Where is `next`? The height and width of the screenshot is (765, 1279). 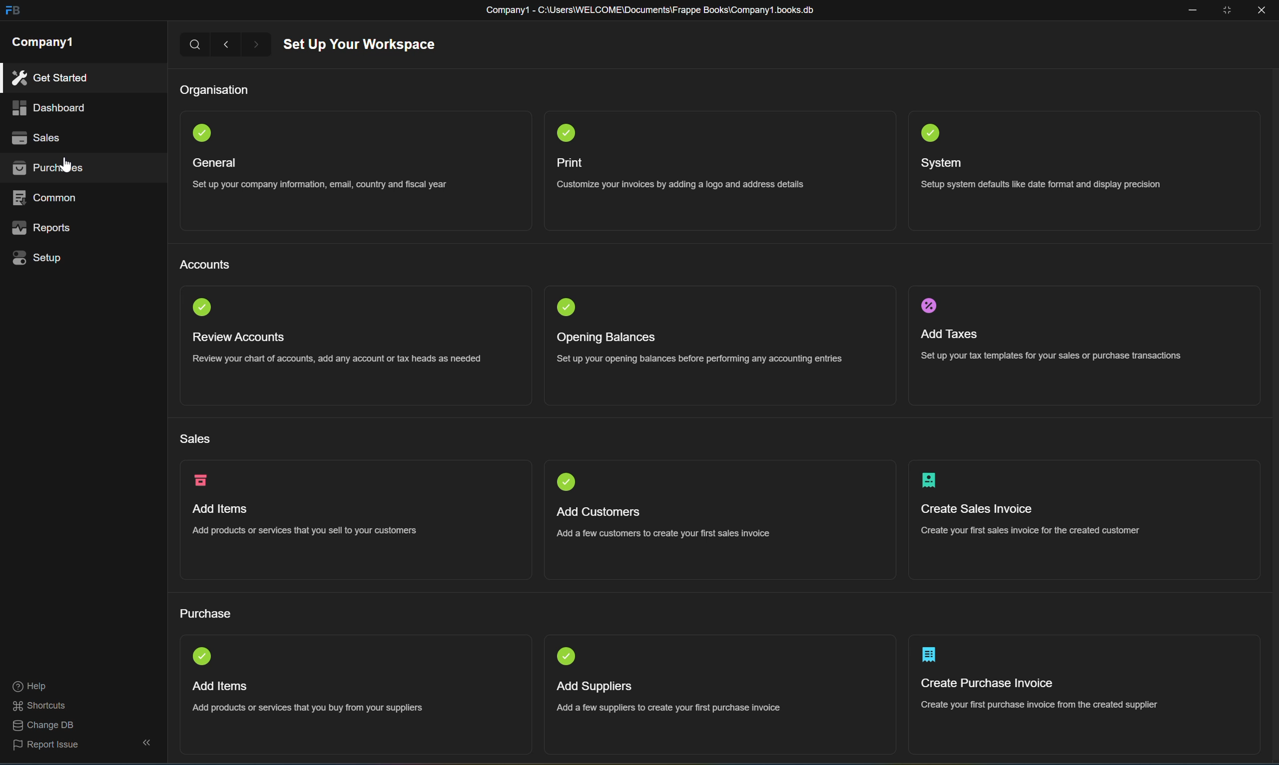
next is located at coordinates (261, 44).